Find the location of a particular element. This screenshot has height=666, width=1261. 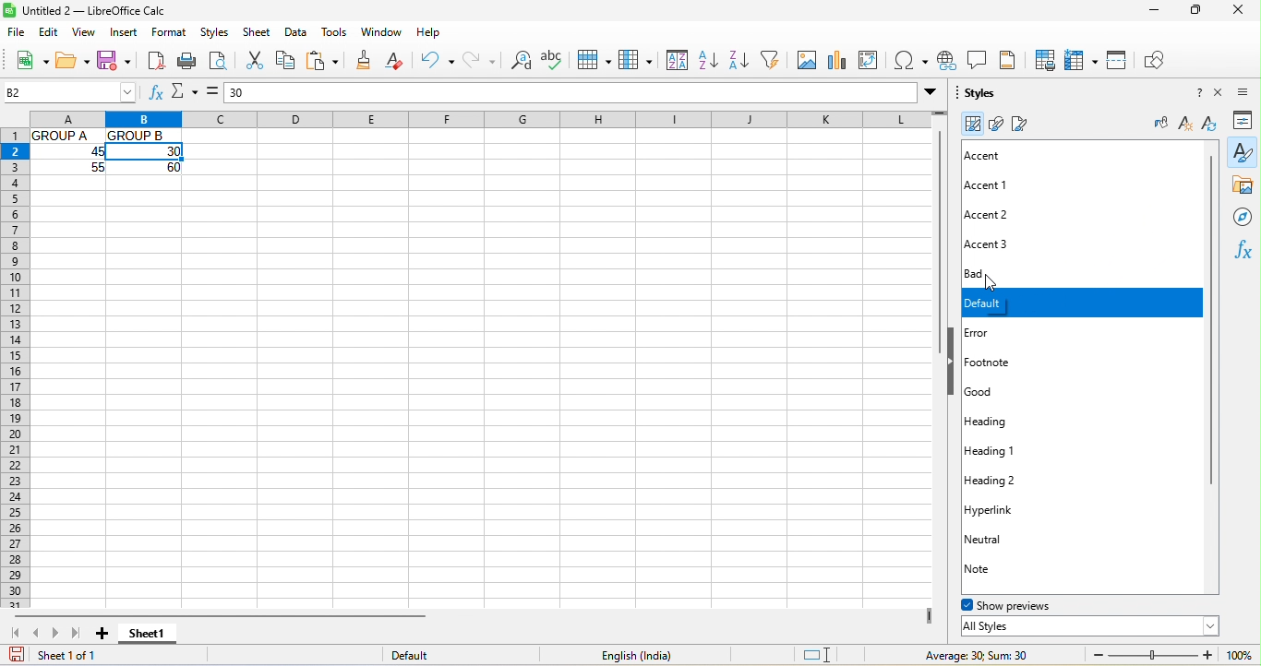

zoom is located at coordinates (1149, 654).